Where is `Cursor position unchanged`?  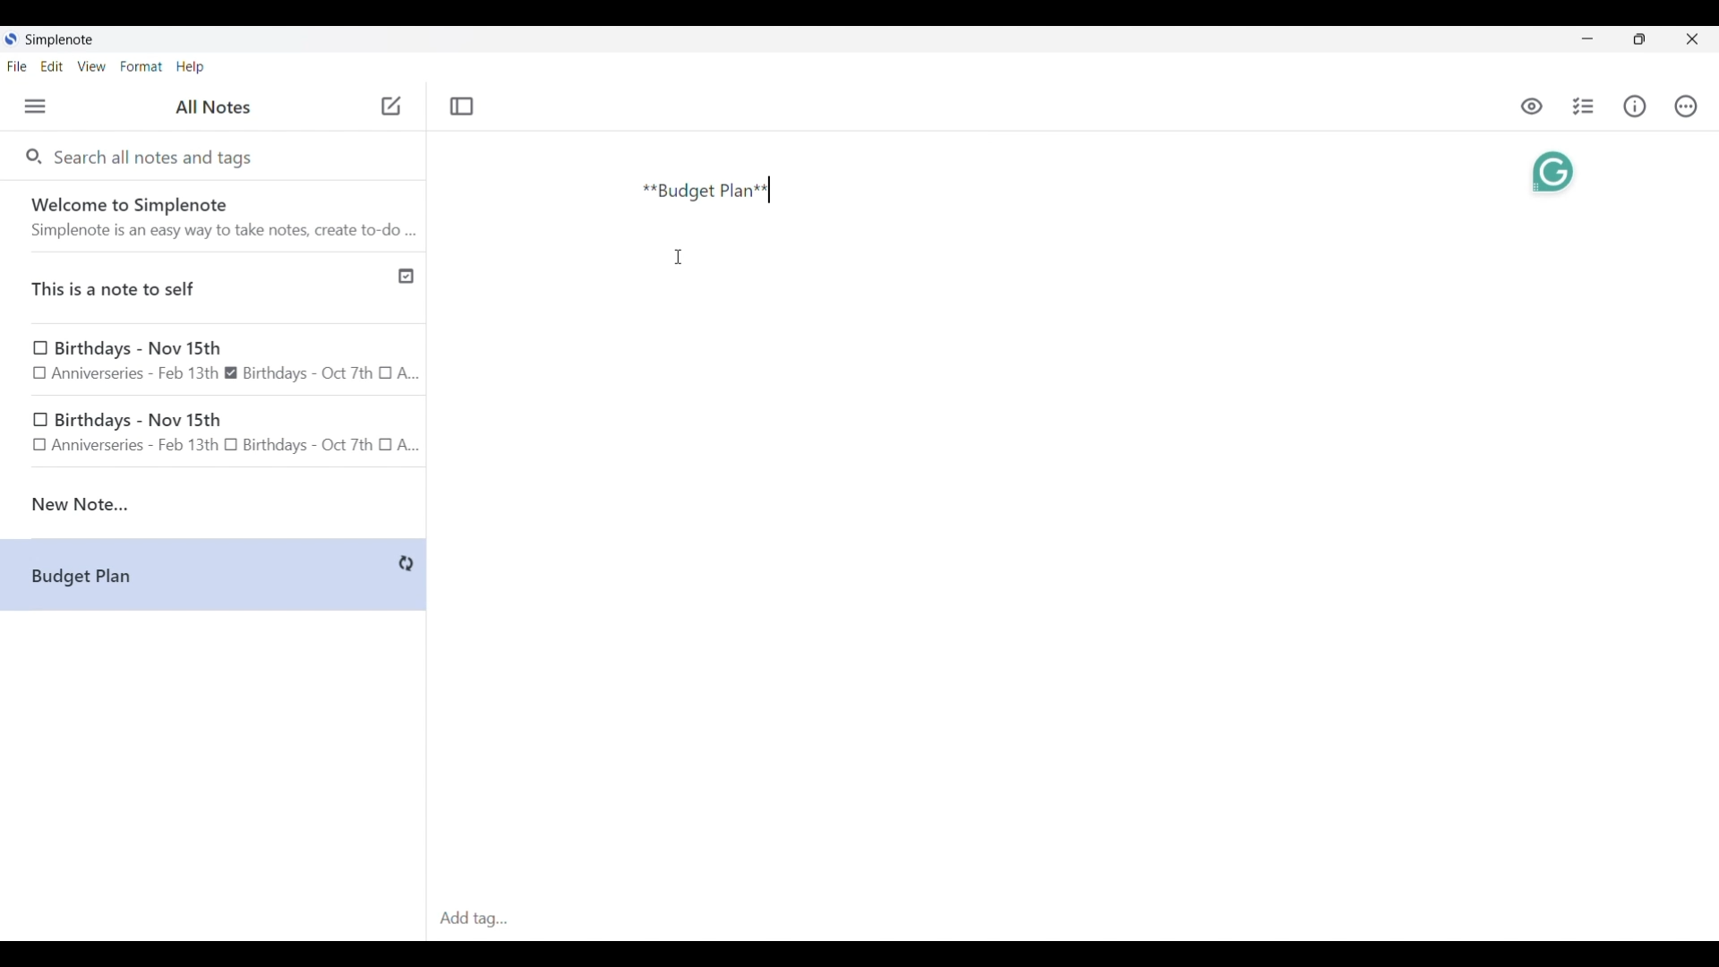
Cursor position unchanged is located at coordinates (679, 258).